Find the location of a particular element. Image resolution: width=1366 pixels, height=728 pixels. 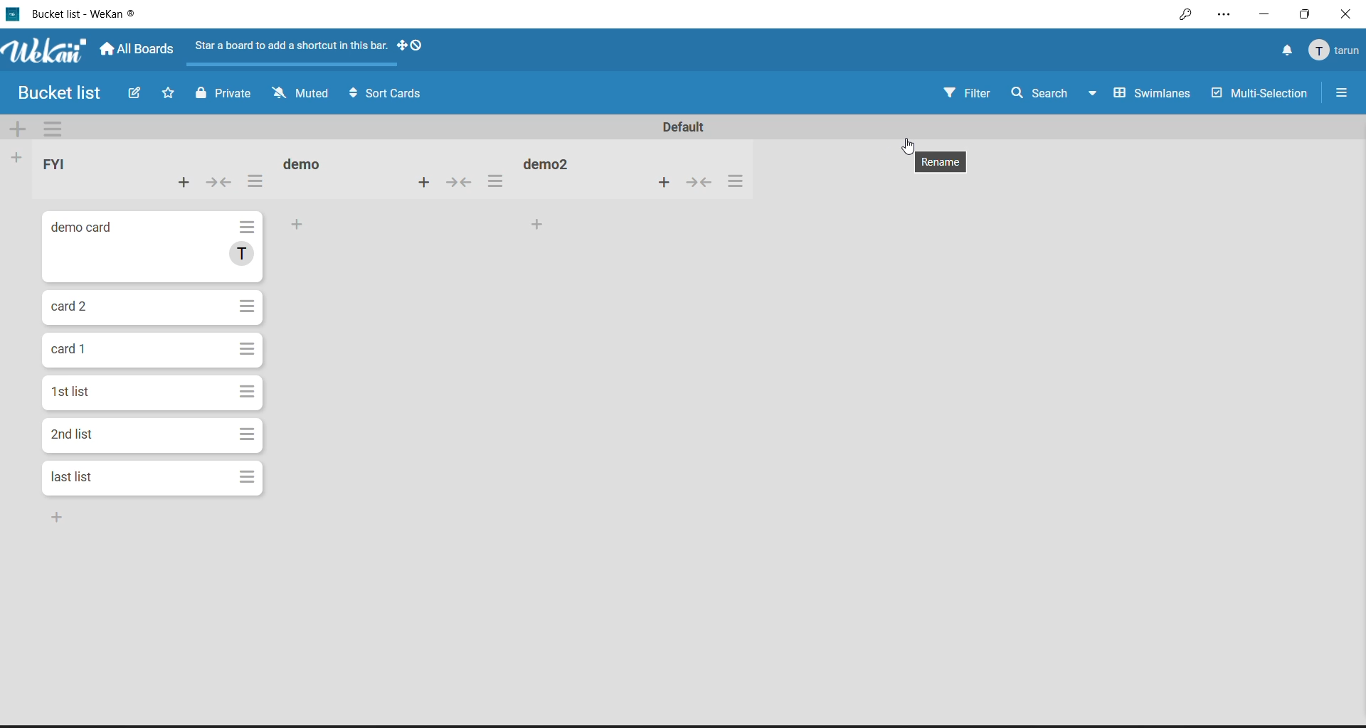

board view is located at coordinates (1140, 95).